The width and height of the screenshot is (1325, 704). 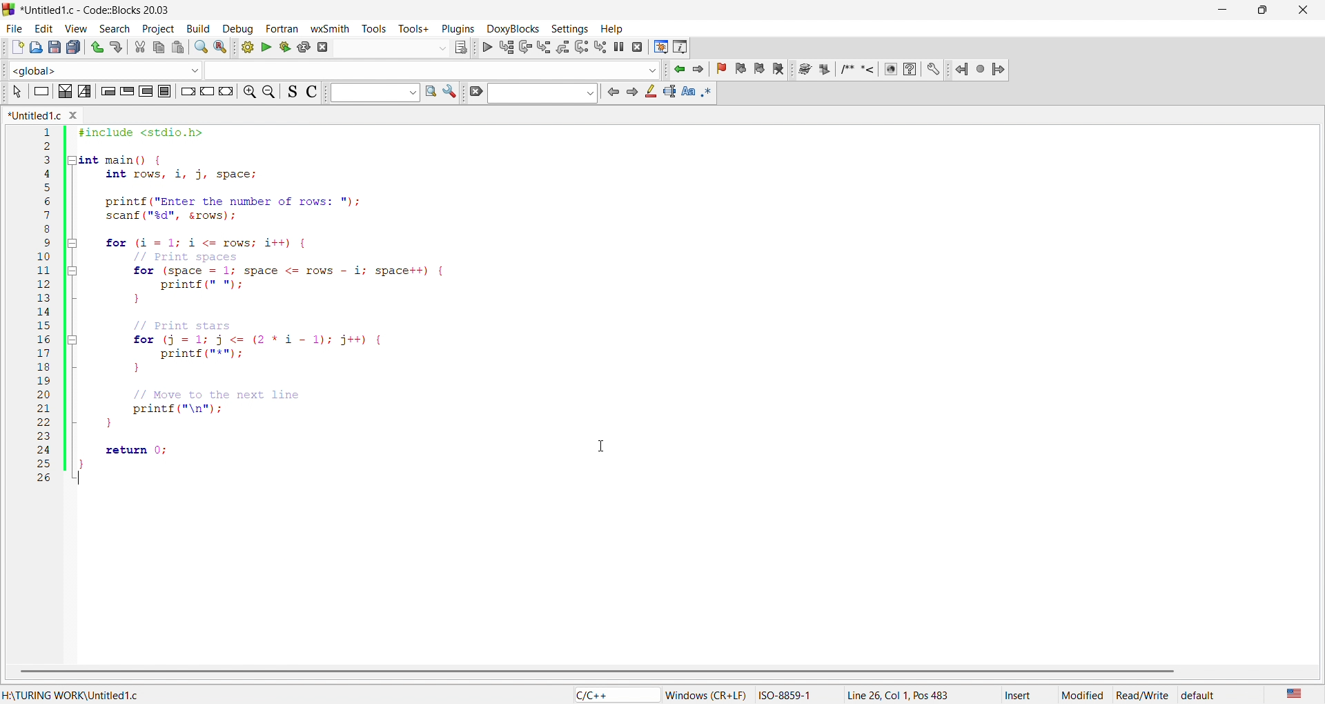 What do you see at coordinates (49, 309) in the screenshot?
I see `line number` at bounding box center [49, 309].